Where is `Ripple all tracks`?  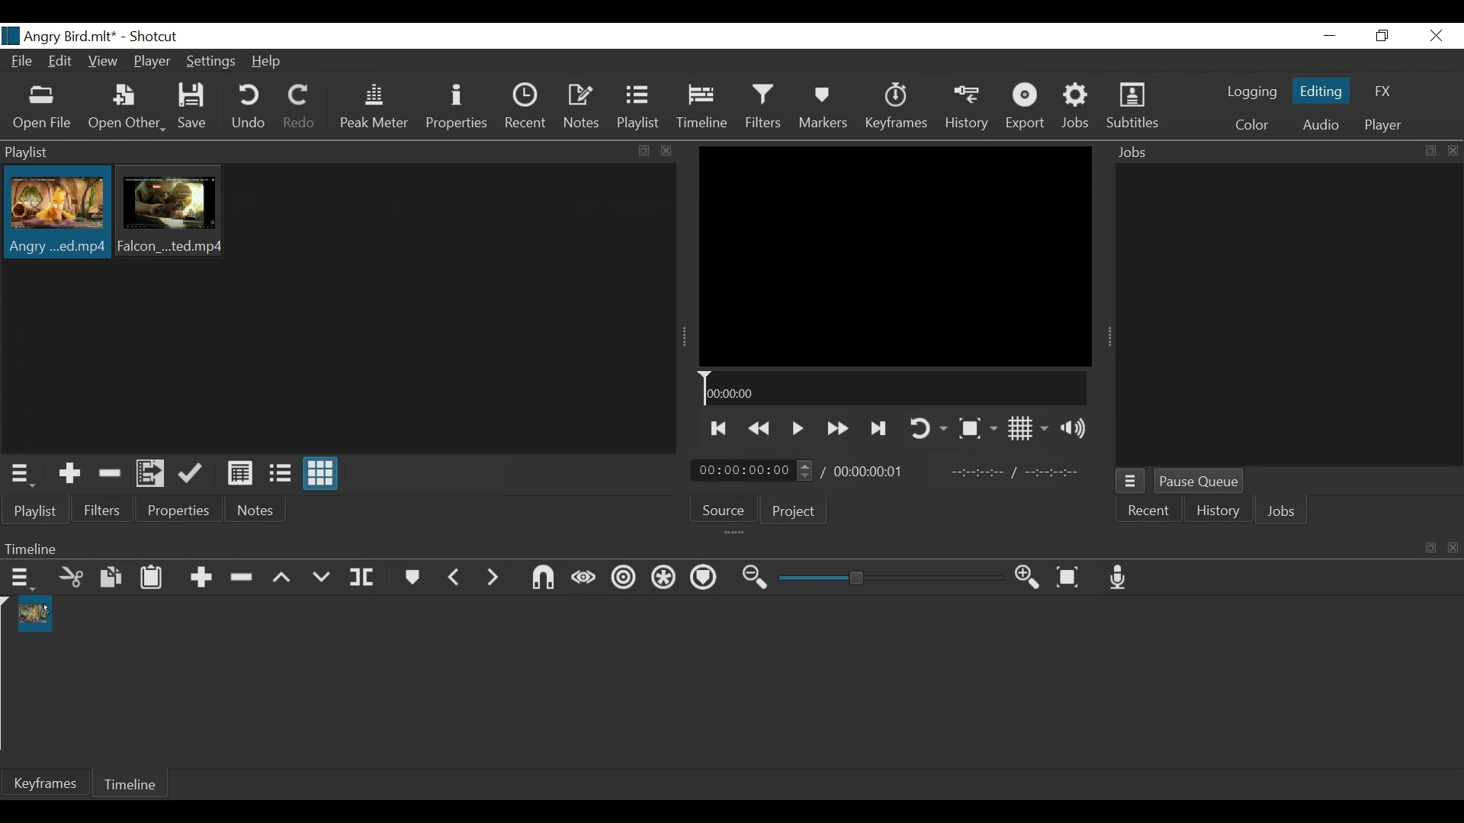 Ripple all tracks is located at coordinates (665, 580).